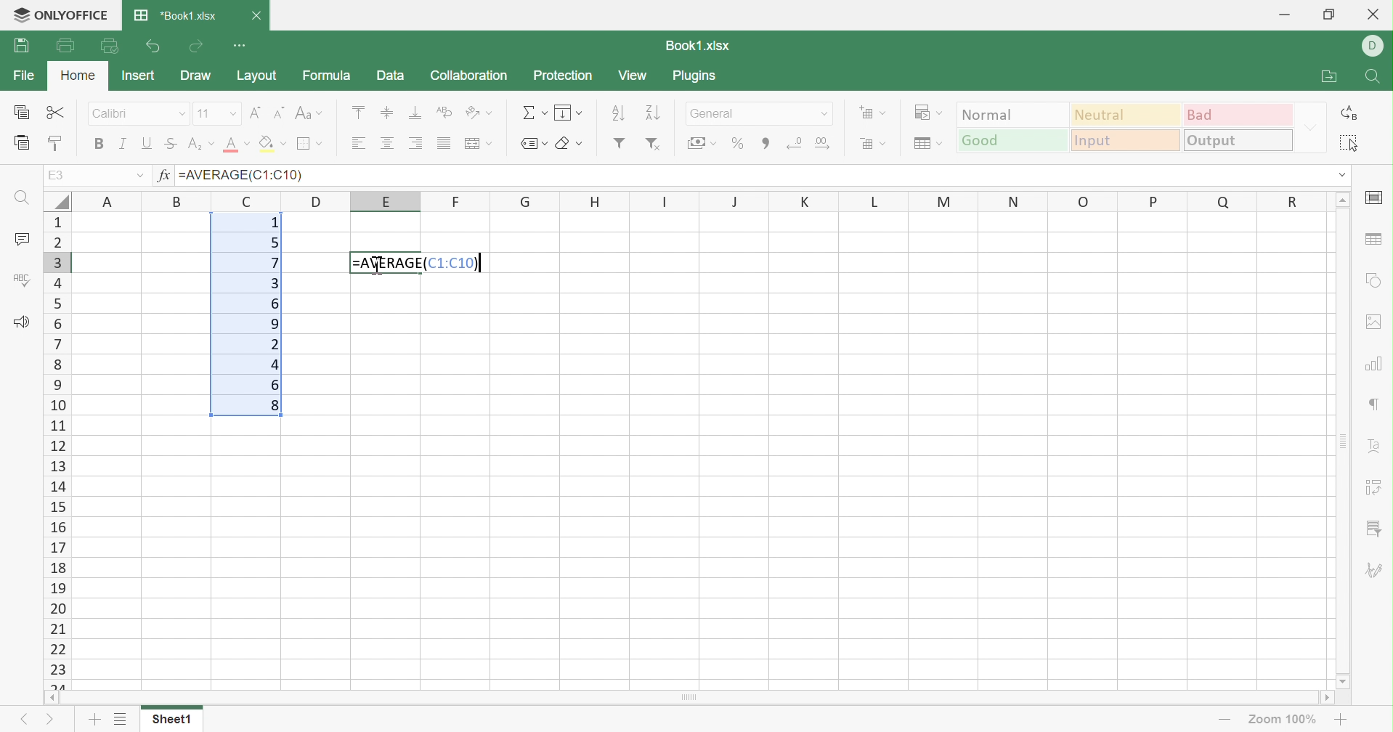  What do you see at coordinates (1378, 403) in the screenshot?
I see `Paragraph settings` at bounding box center [1378, 403].